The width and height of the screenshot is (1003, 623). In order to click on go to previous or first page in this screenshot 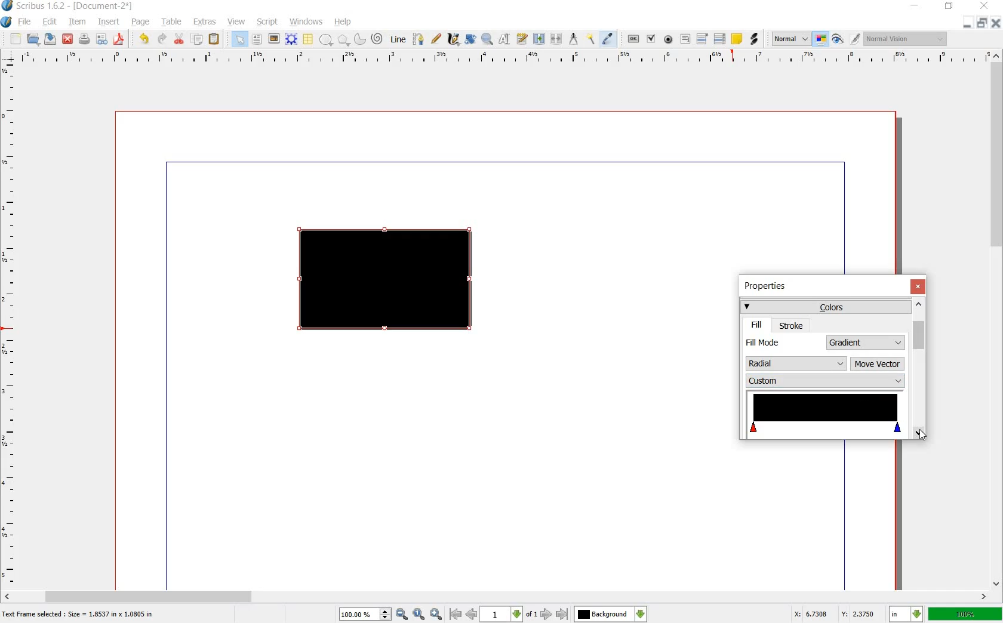, I will do `click(462, 615)`.